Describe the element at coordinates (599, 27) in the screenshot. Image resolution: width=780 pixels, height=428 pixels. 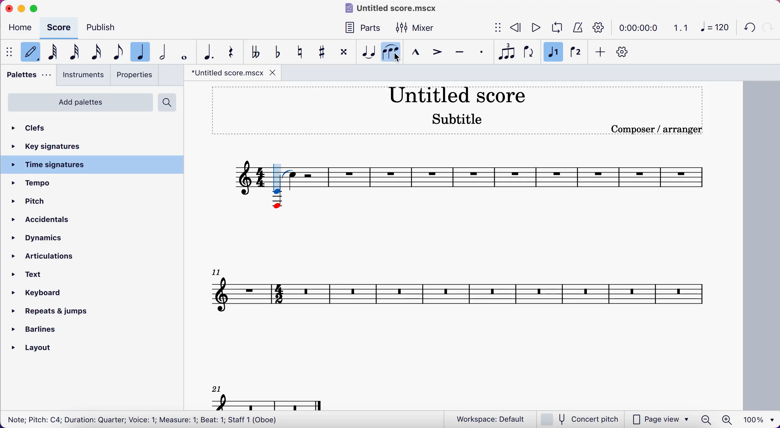
I see `playback settings` at that location.